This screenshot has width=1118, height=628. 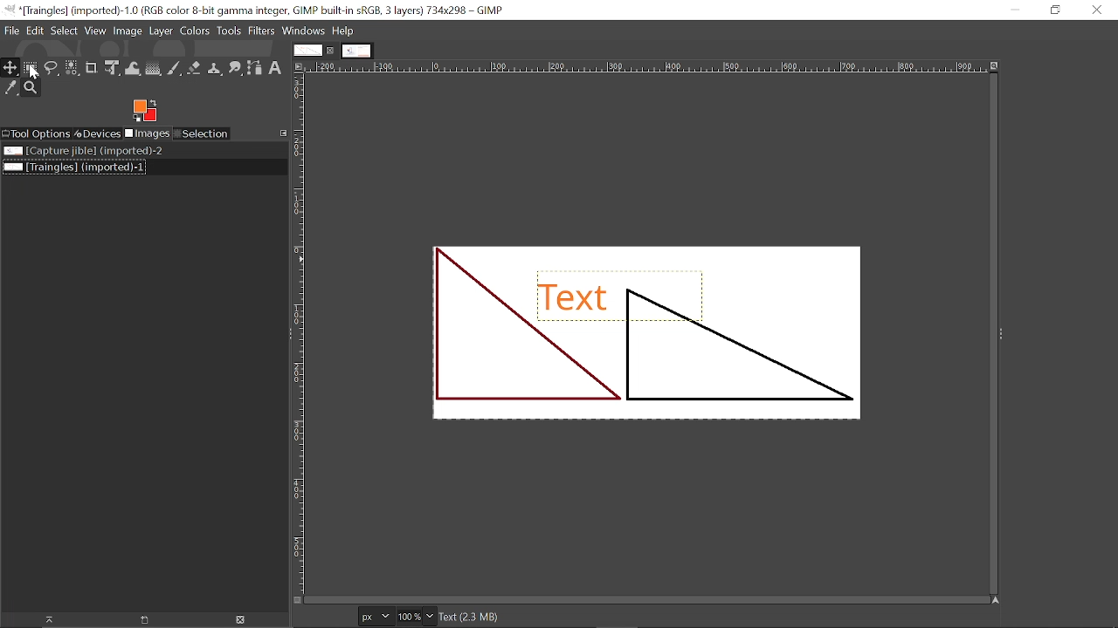 What do you see at coordinates (35, 31) in the screenshot?
I see `Edit` at bounding box center [35, 31].